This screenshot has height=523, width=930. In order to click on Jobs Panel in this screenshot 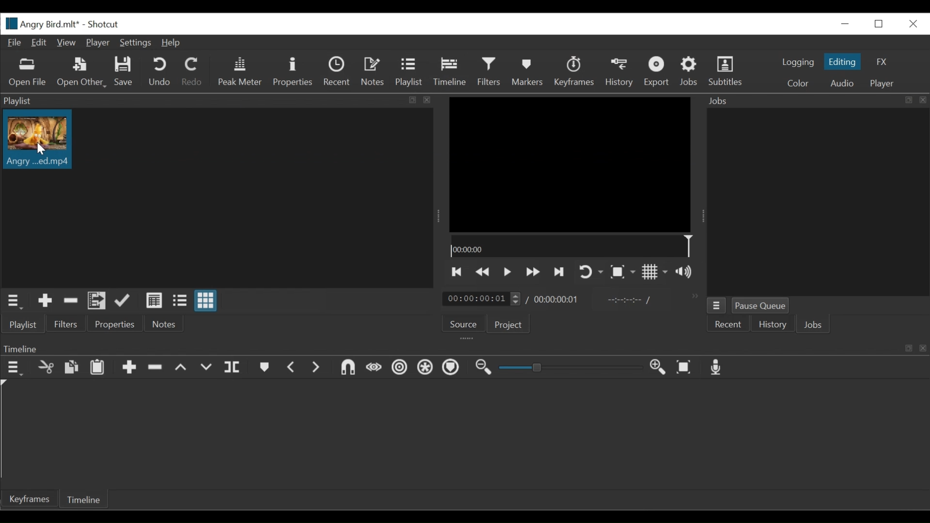, I will do `click(815, 200)`.